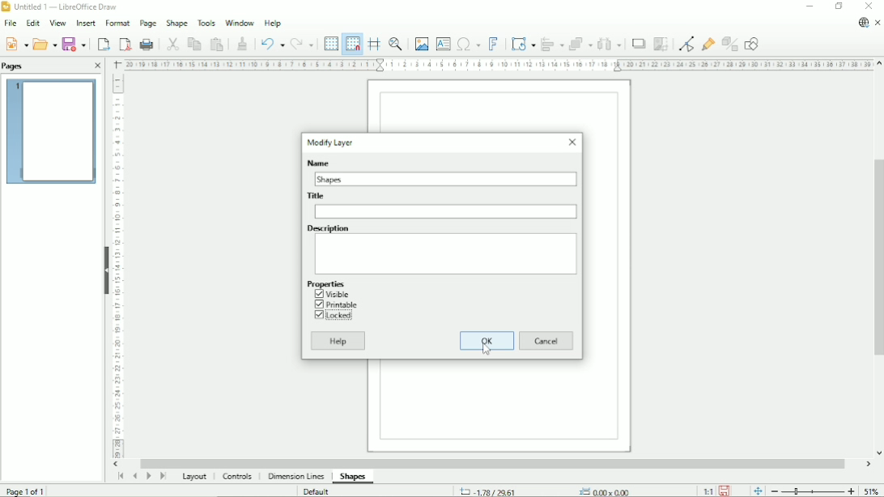 Image resolution: width=884 pixels, height=497 pixels. Describe the element at coordinates (839, 6) in the screenshot. I see `Restore down` at that location.